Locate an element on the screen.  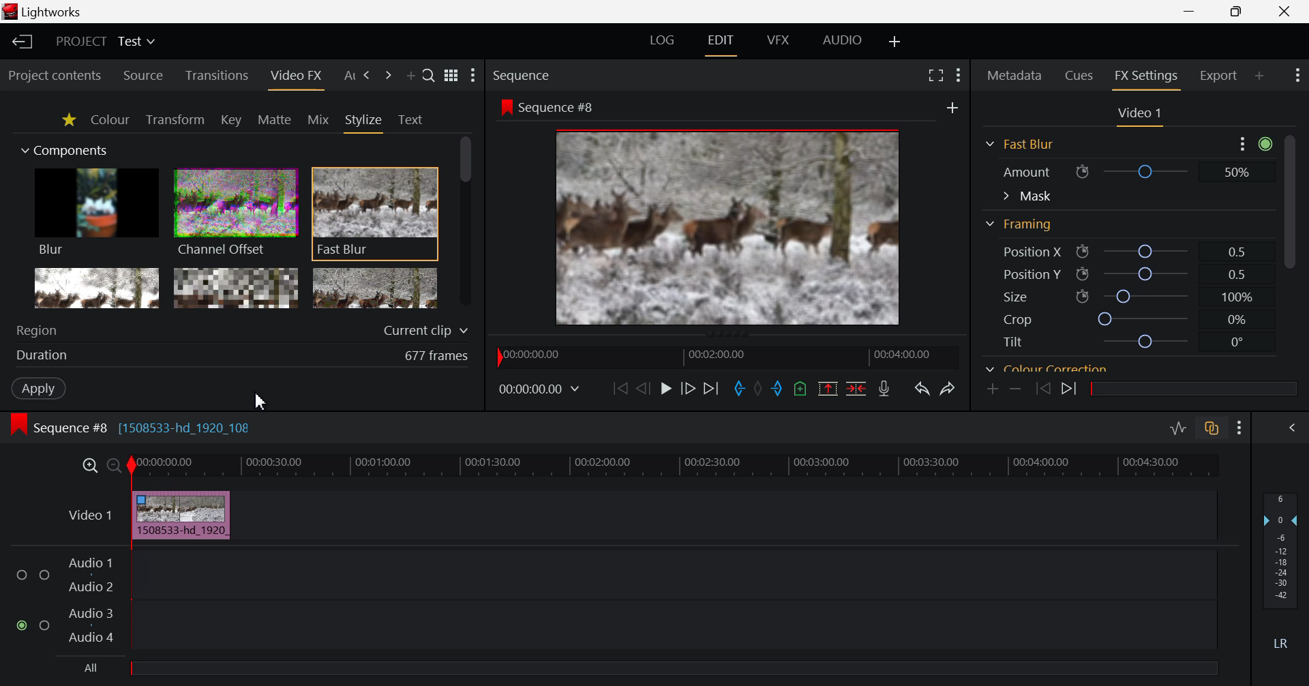
Amount is located at coordinates (1128, 172).